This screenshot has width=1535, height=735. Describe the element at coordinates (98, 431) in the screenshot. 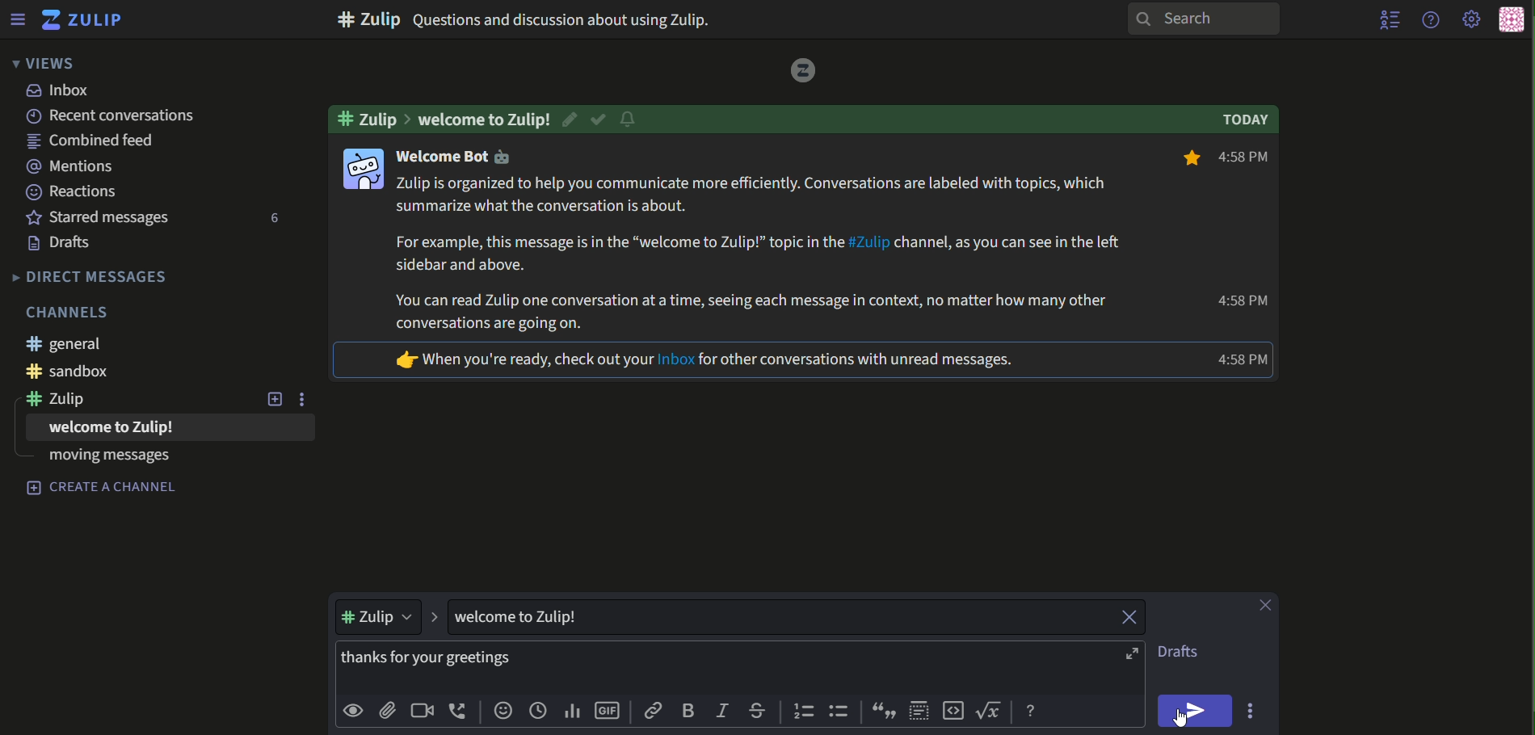

I see `text` at that location.